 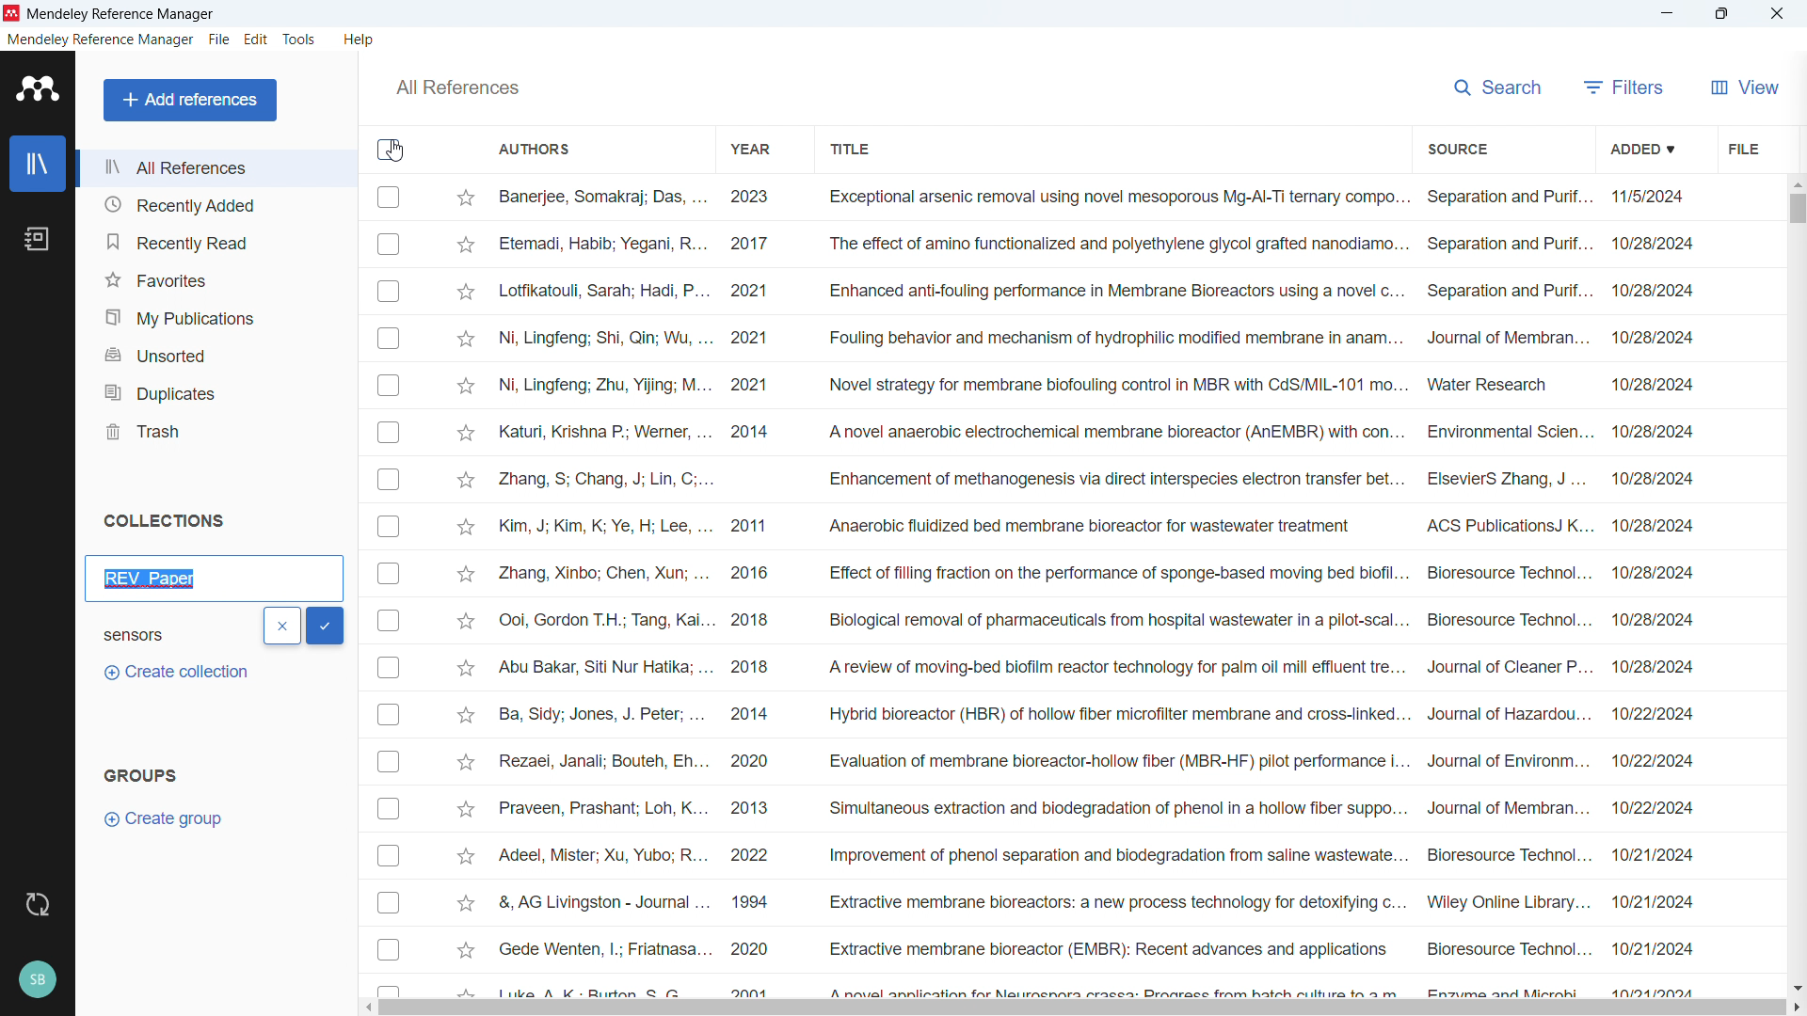 What do you see at coordinates (1096, 572) in the screenshot?
I see `Zhang, Xinbo; Chen, Xun; ... 2016 Effect of filling fraction on the performance of sponge-based moving bed biofil... Bioresource Technol... 10/28/2024` at bounding box center [1096, 572].